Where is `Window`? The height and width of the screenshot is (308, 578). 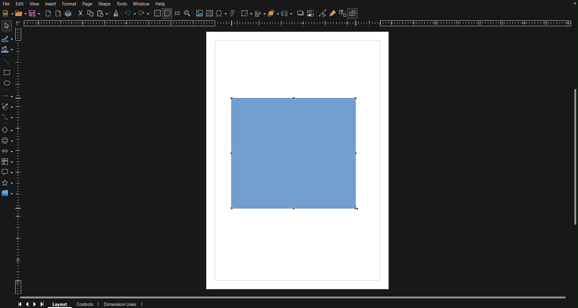
Window is located at coordinates (141, 4).